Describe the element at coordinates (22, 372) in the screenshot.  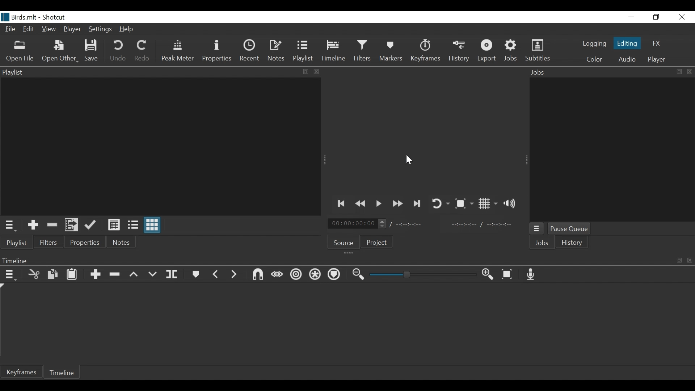
I see `Keyframe` at that location.